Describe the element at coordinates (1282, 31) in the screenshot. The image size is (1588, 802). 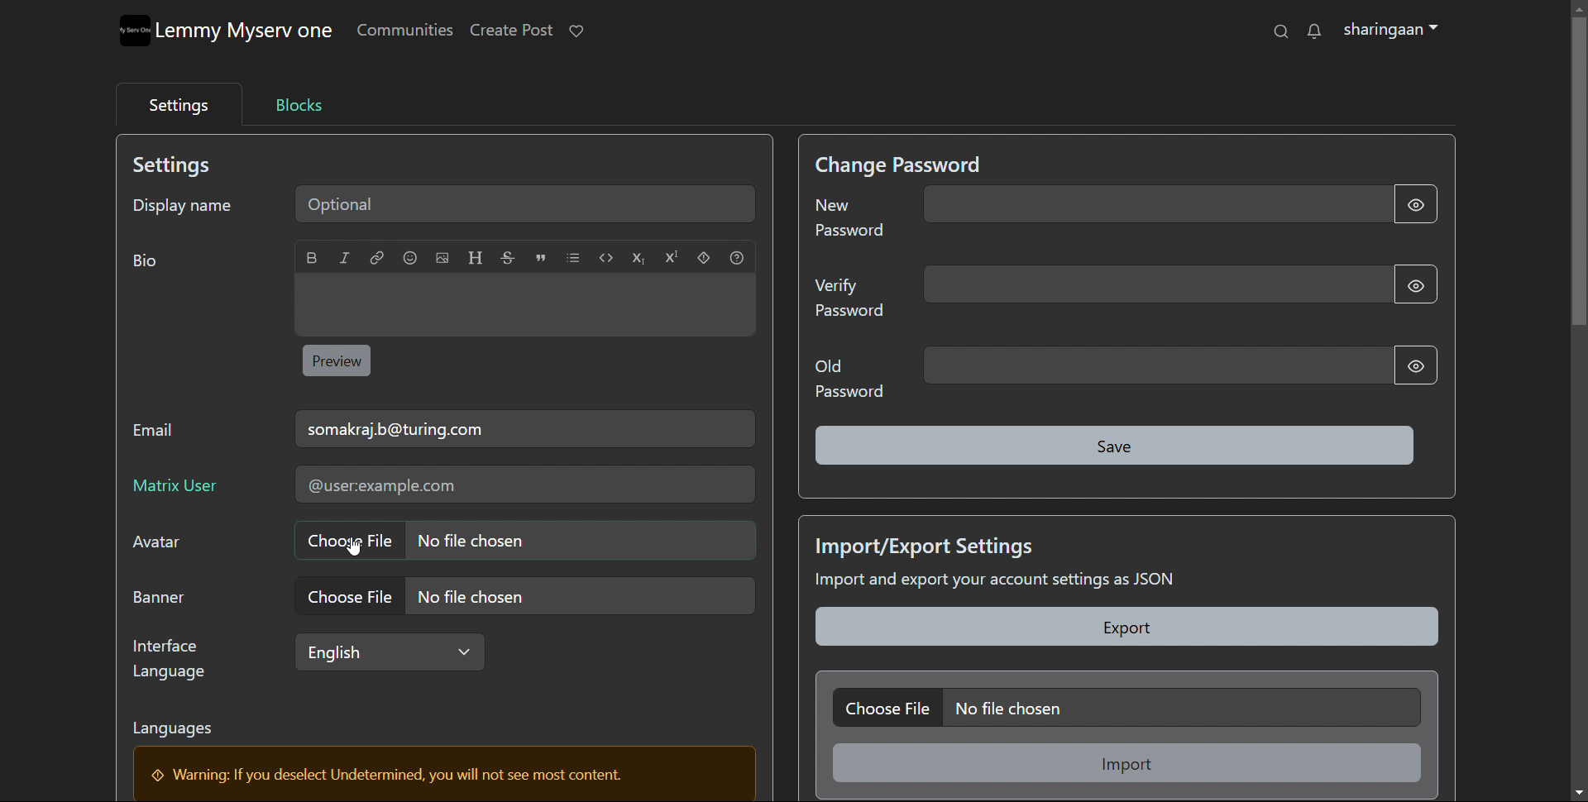
I see `search` at that location.